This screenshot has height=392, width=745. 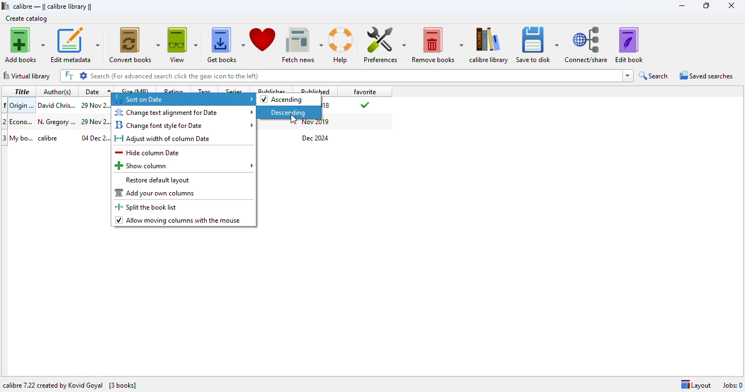 I want to click on date, so click(x=97, y=91).